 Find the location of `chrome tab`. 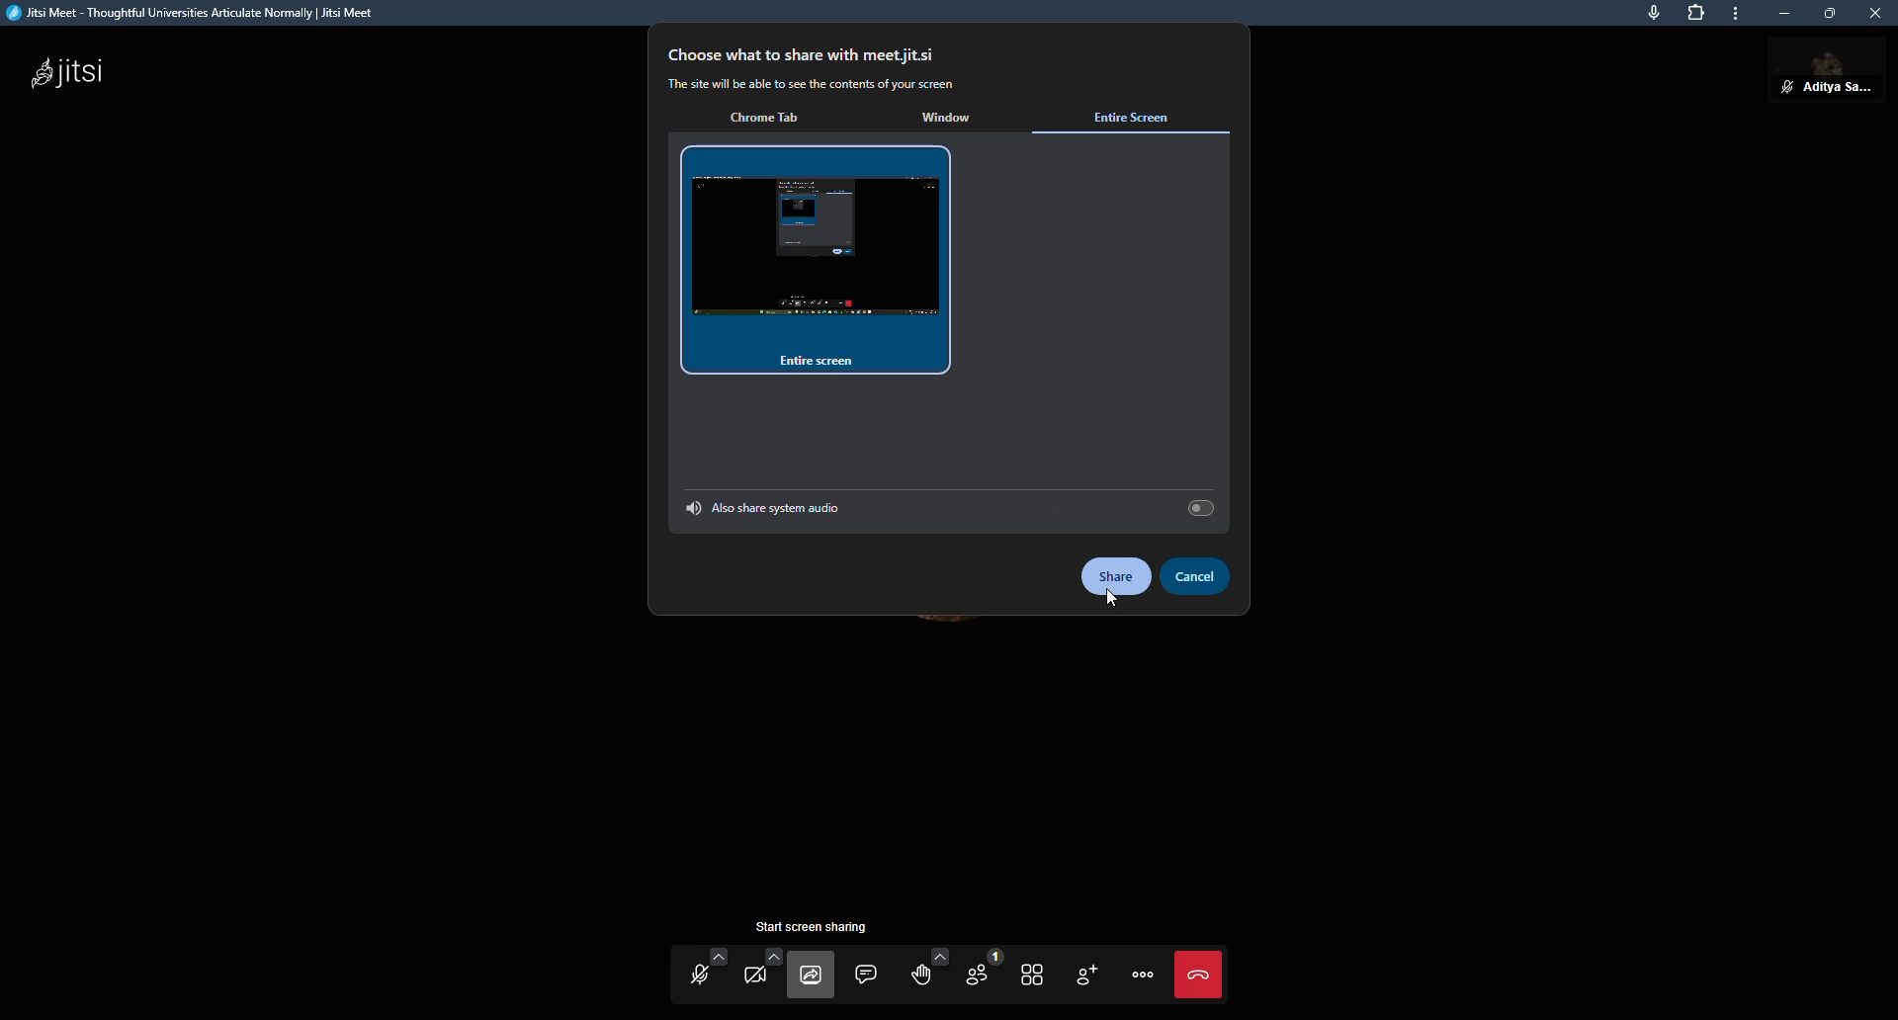

chrome tab is located at coordinates (773, 119).